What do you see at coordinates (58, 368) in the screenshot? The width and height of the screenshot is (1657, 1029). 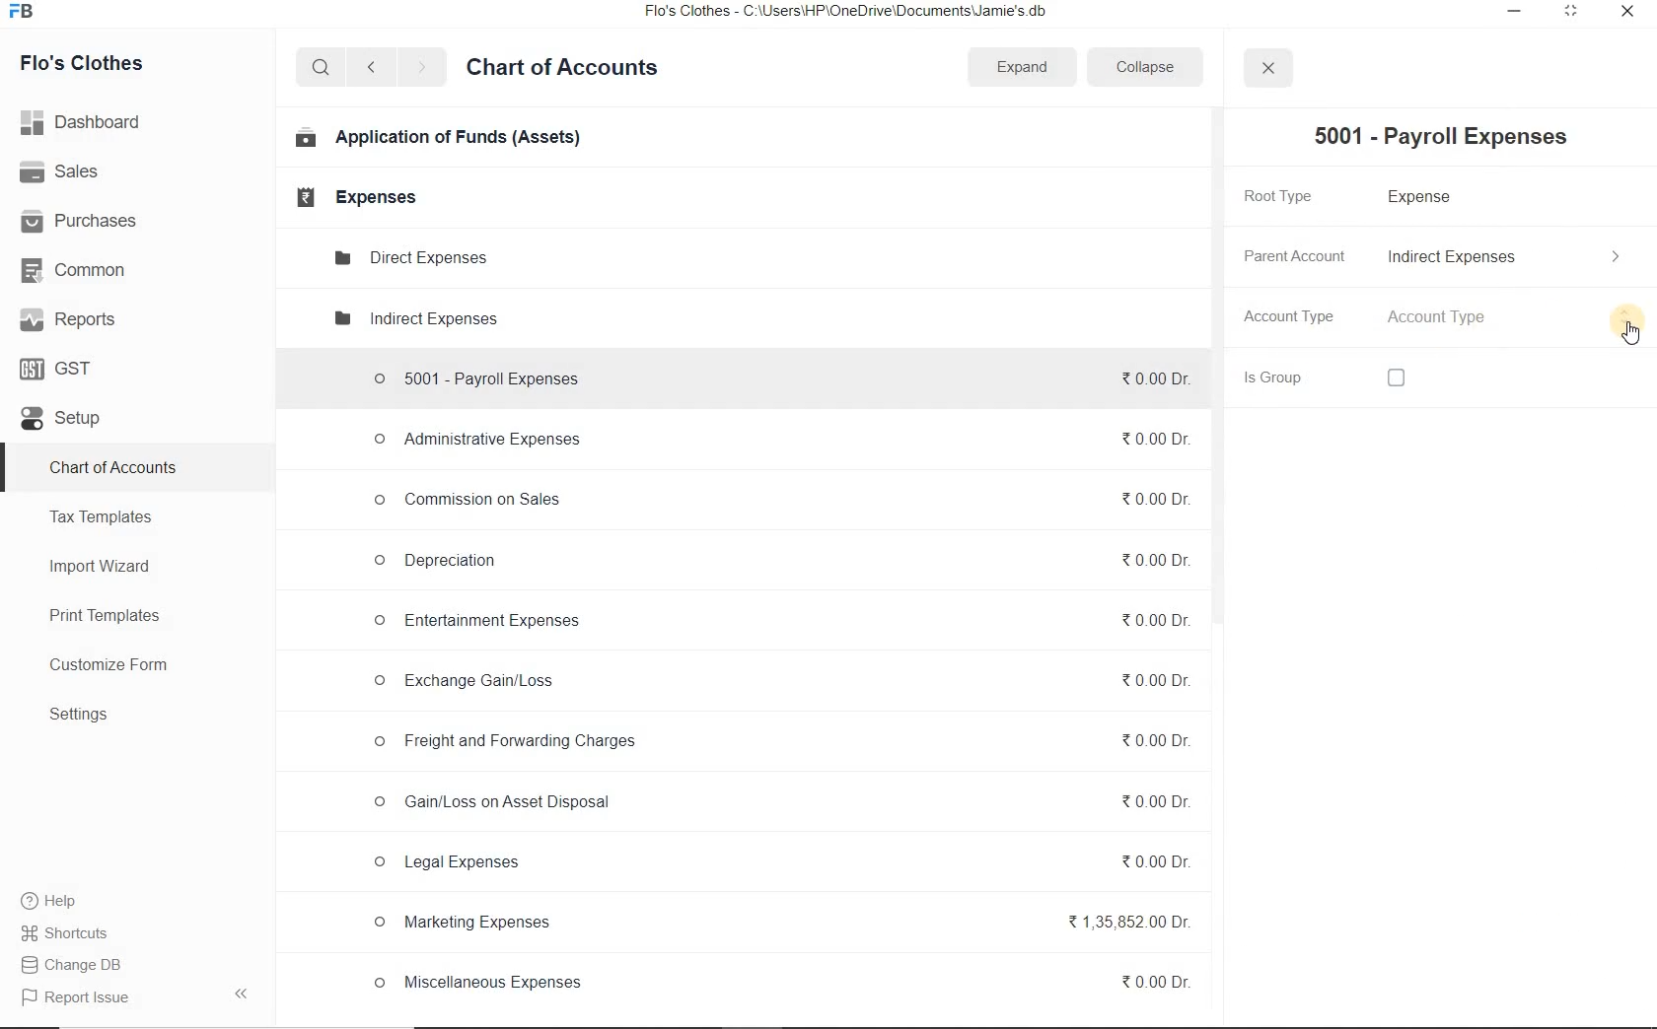 I see `GST` at bounding box center [58, 368].